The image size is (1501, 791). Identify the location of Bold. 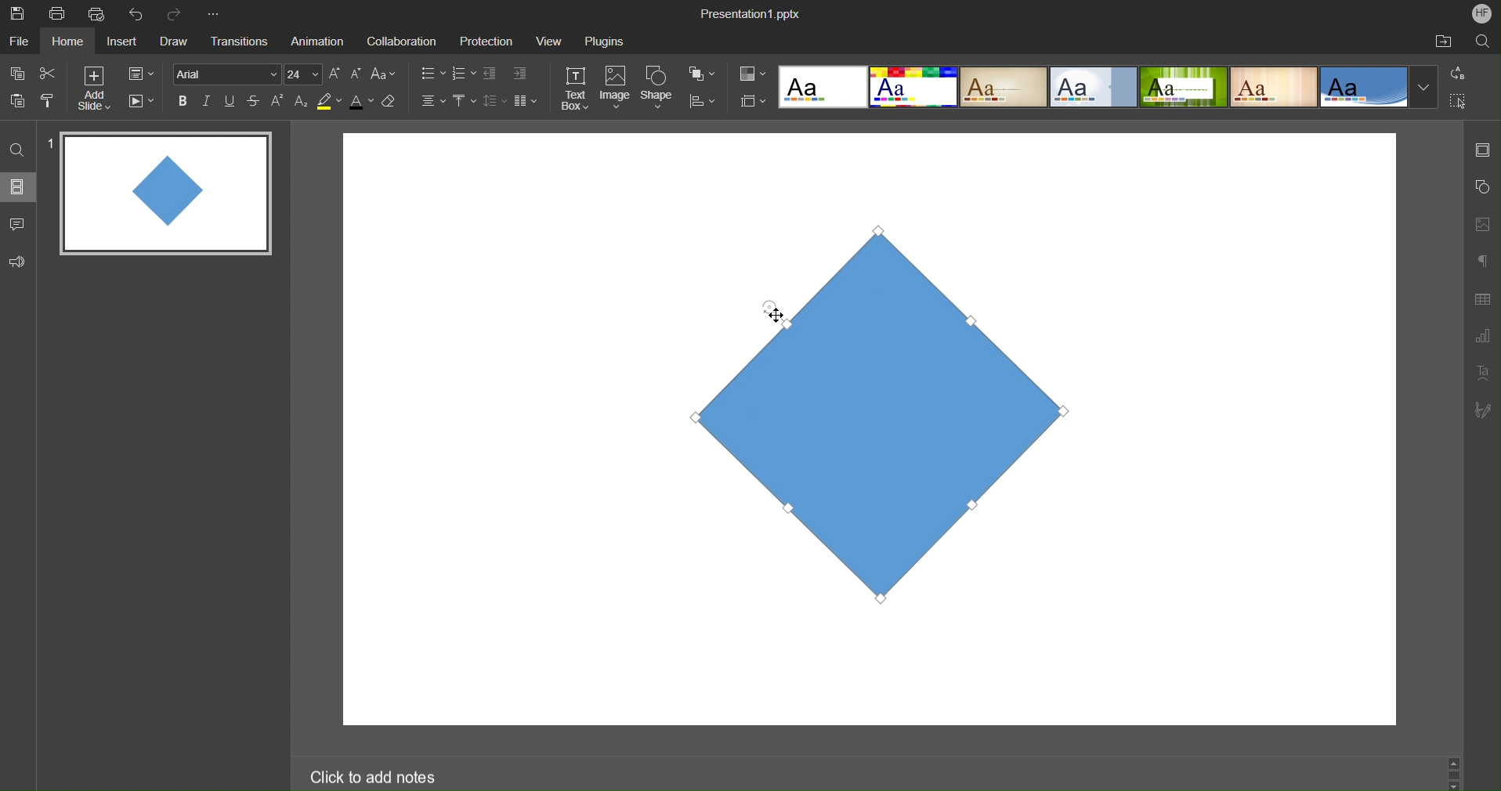
(186, 101).